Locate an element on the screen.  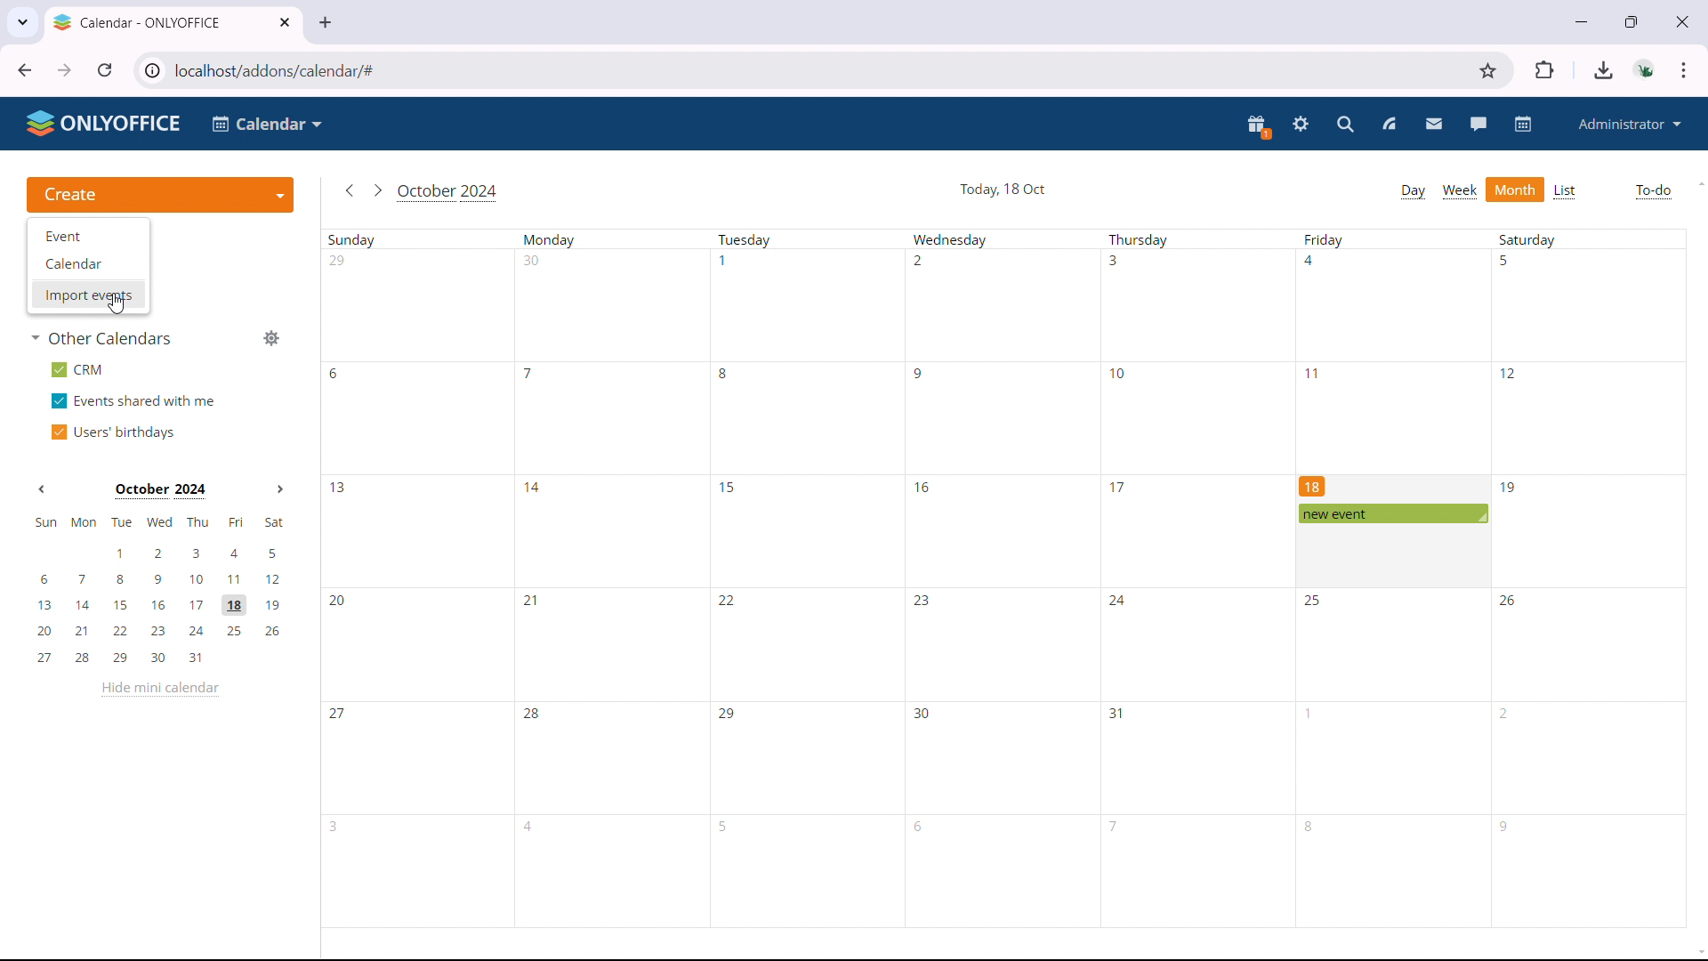
search tabs is located at coordinates (22, 20).